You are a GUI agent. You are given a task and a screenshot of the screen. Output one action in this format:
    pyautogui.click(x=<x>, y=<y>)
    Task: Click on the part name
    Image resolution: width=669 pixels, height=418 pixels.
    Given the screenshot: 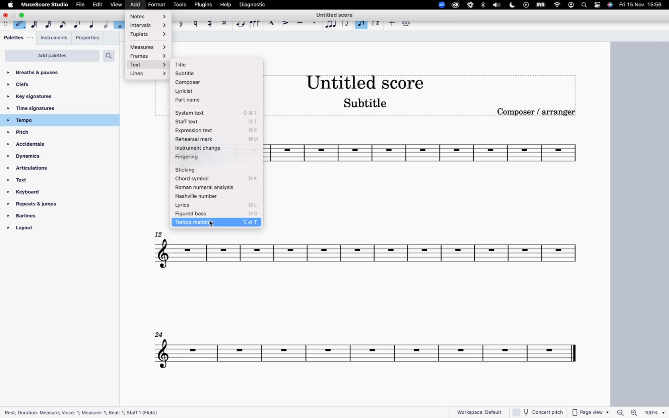 What is the action you would take?
    pyautogui.click(x=198, y=101)
    